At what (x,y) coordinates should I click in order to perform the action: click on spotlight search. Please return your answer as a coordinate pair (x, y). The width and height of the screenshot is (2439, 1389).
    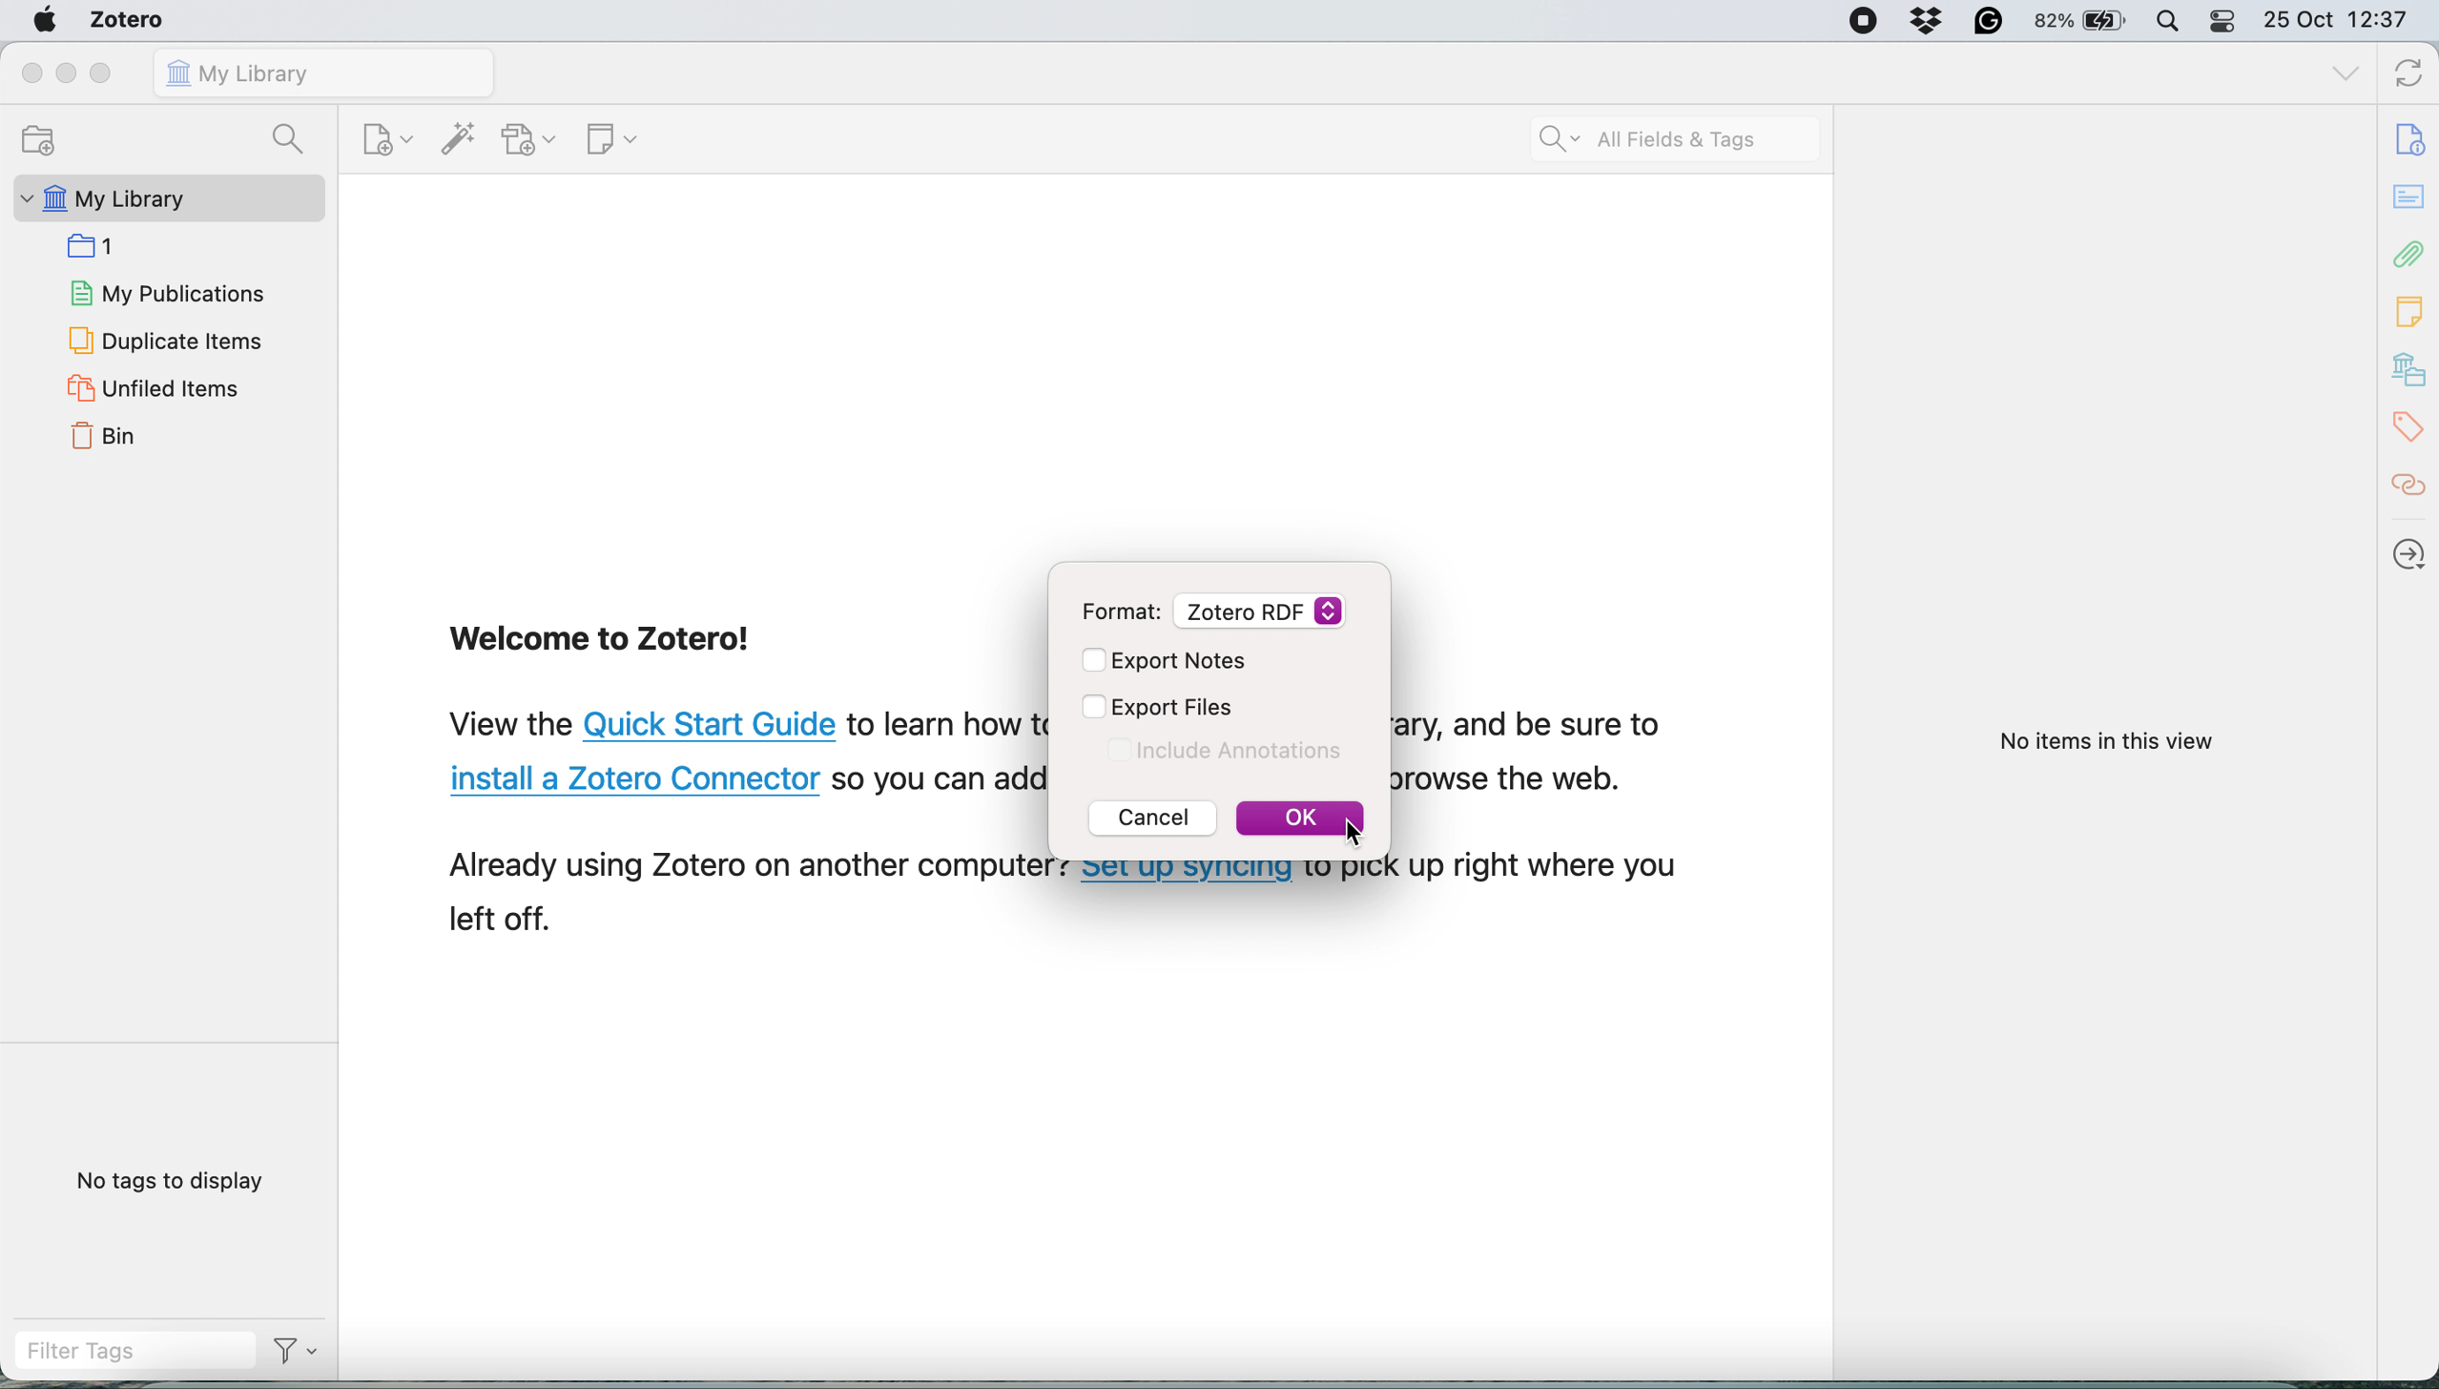
    Looking at the image, I should click on (2170, 21).